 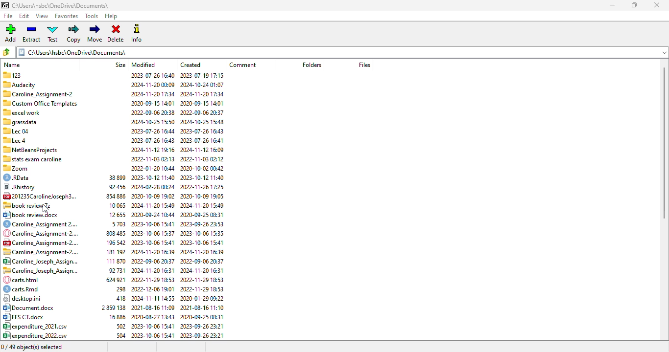 What do you see at coordinates (13, 63) in the screenshot?
I see `name` at bounding box center [13, 63].